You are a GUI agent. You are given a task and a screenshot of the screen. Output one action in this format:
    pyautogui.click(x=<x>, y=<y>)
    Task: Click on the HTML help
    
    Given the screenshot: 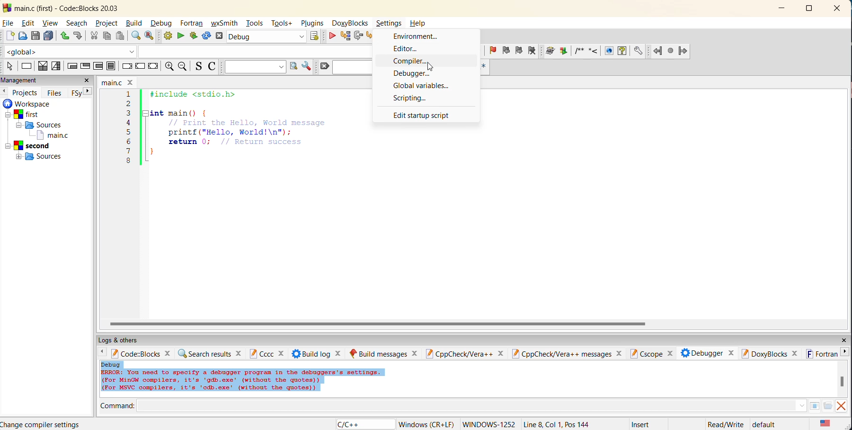 What is the action you would take?
    pyautogui.click(x=622, y=51)
    